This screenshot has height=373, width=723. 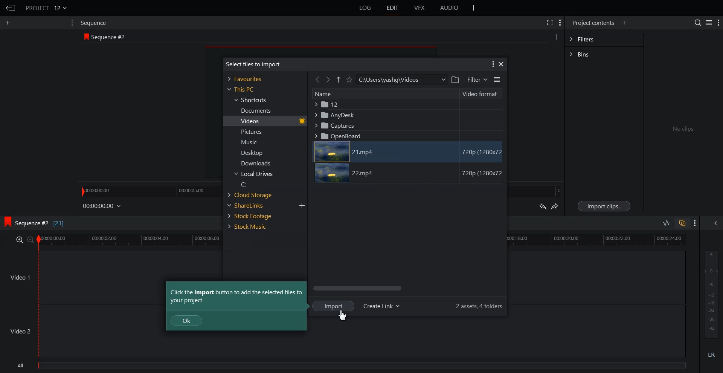 What do you see at coordinates (344, 342) in the screenshot?
I see `Video 2` at bounding box center [344, 342].